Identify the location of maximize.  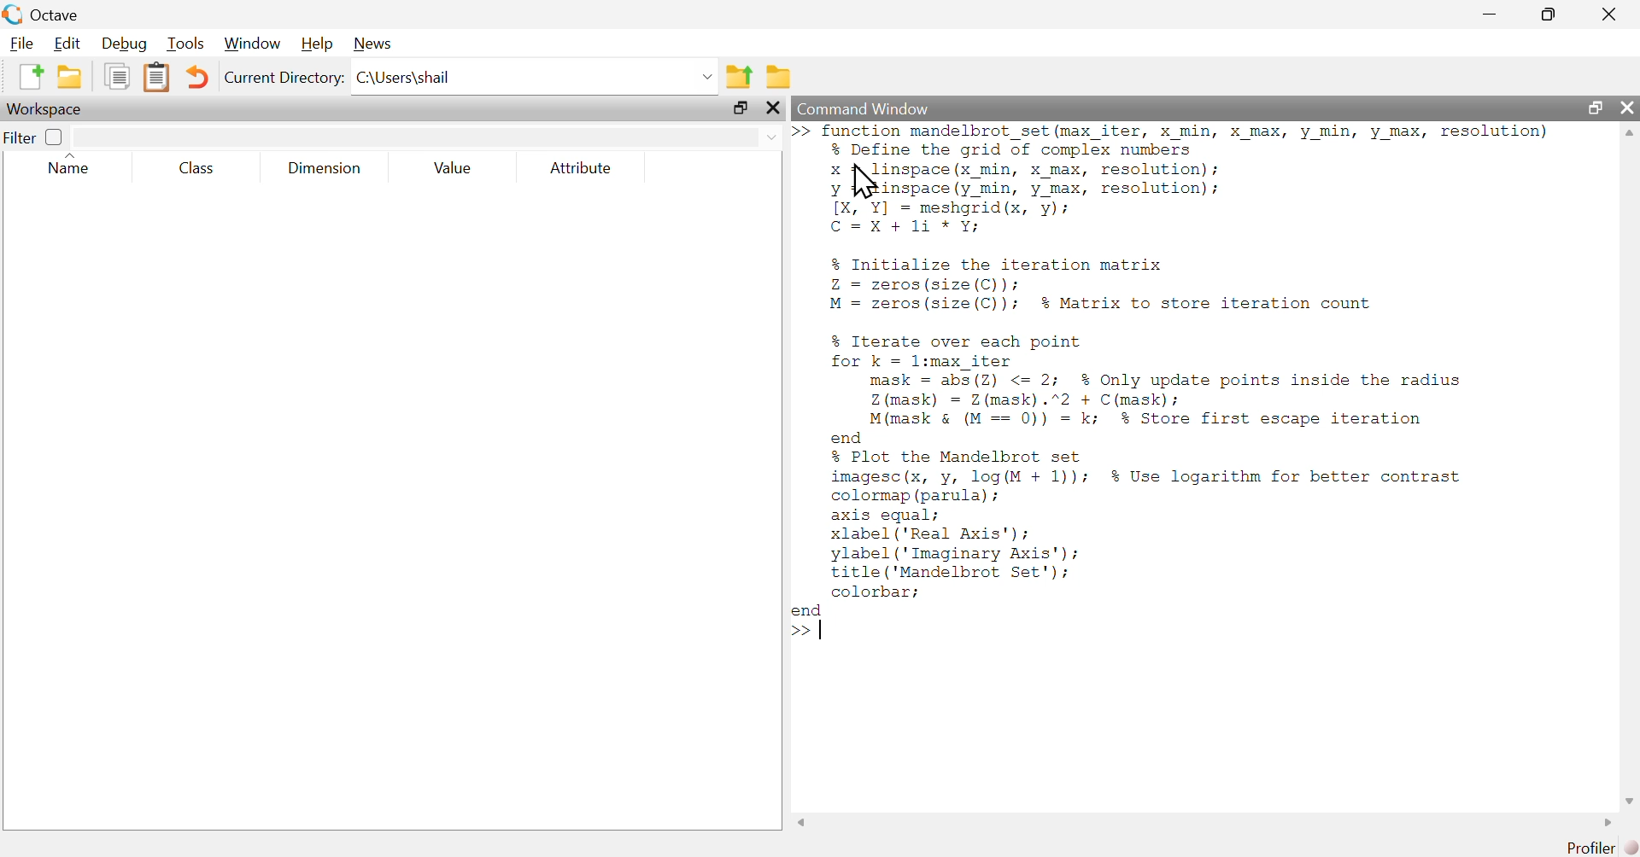
(740, 109).